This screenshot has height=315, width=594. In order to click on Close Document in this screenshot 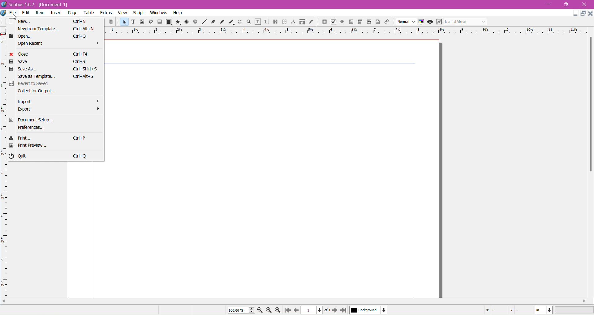, I will do `click(590, 14)`.